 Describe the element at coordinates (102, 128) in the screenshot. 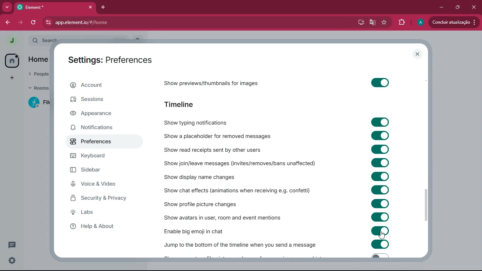

I see `notifications` at that location.